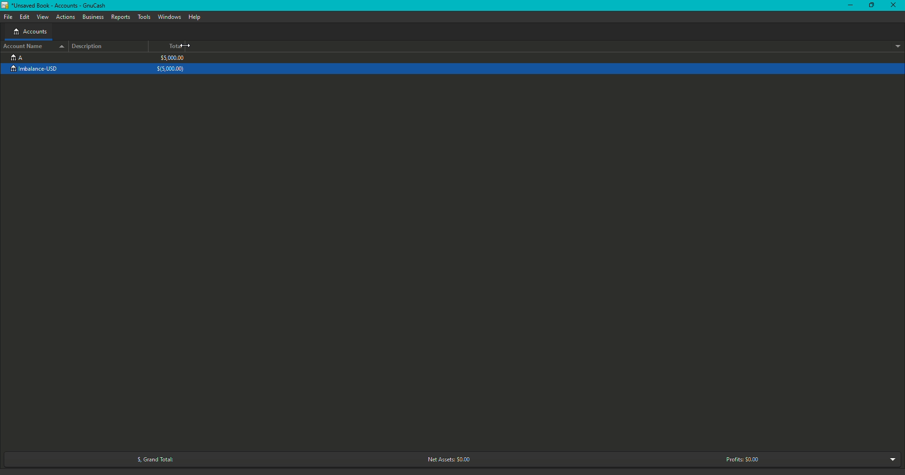  Describe the element at coordinates (895, 6) in the screenshot. I see `Close` at that location.